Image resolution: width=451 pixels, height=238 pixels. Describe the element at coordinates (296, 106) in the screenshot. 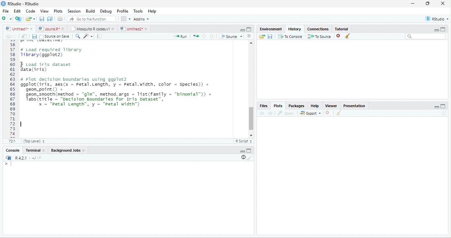

I see `Packages` at that location.